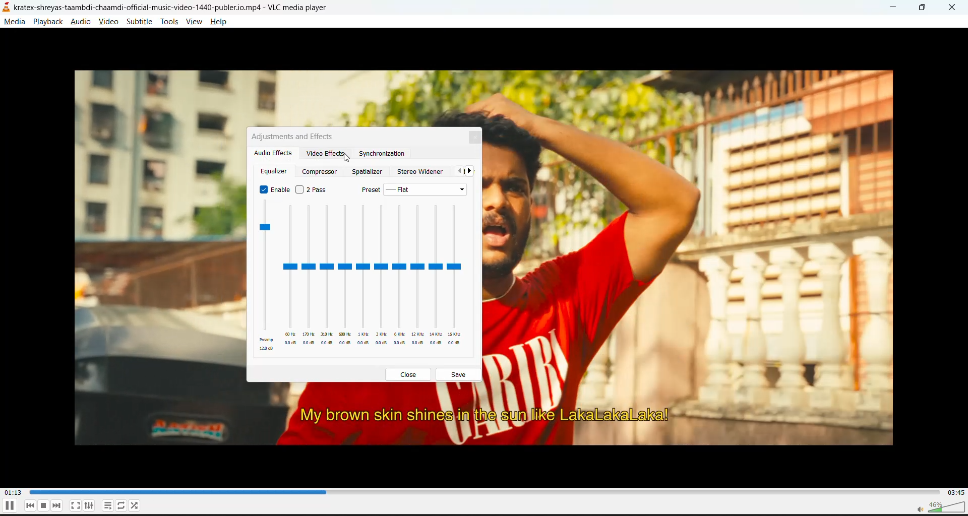 The height and width of the screenshot is (516, 968). Describe the element at coordinates (381, 156) in the screenshot. I see `synchronization` at that location.